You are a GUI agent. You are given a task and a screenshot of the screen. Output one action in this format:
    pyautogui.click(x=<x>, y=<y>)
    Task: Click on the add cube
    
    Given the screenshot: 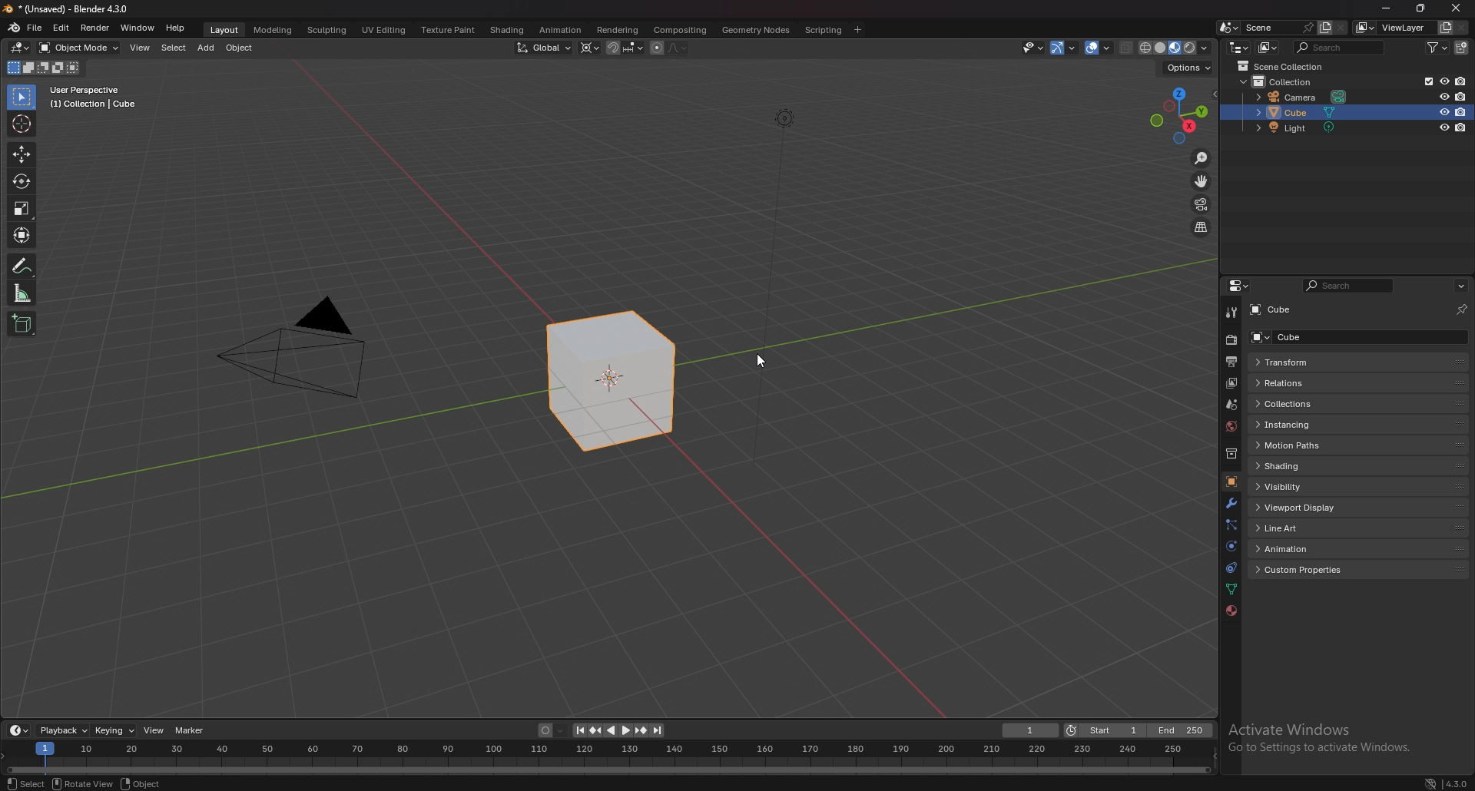 What is the action you would take?
    pyautogui.click(x=22, y=323)
    